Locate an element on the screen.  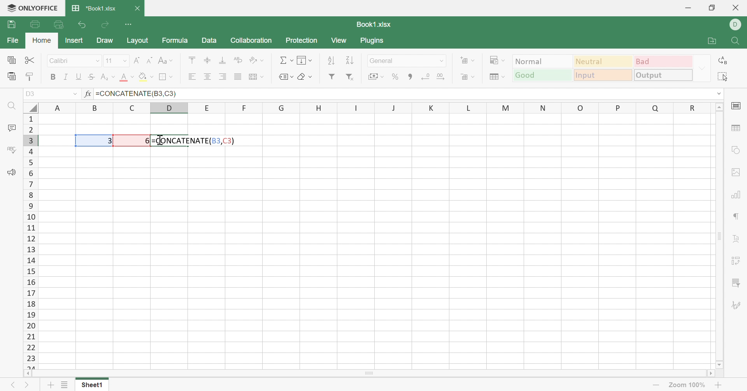
List of sheets is located at coordinates (65, 385).